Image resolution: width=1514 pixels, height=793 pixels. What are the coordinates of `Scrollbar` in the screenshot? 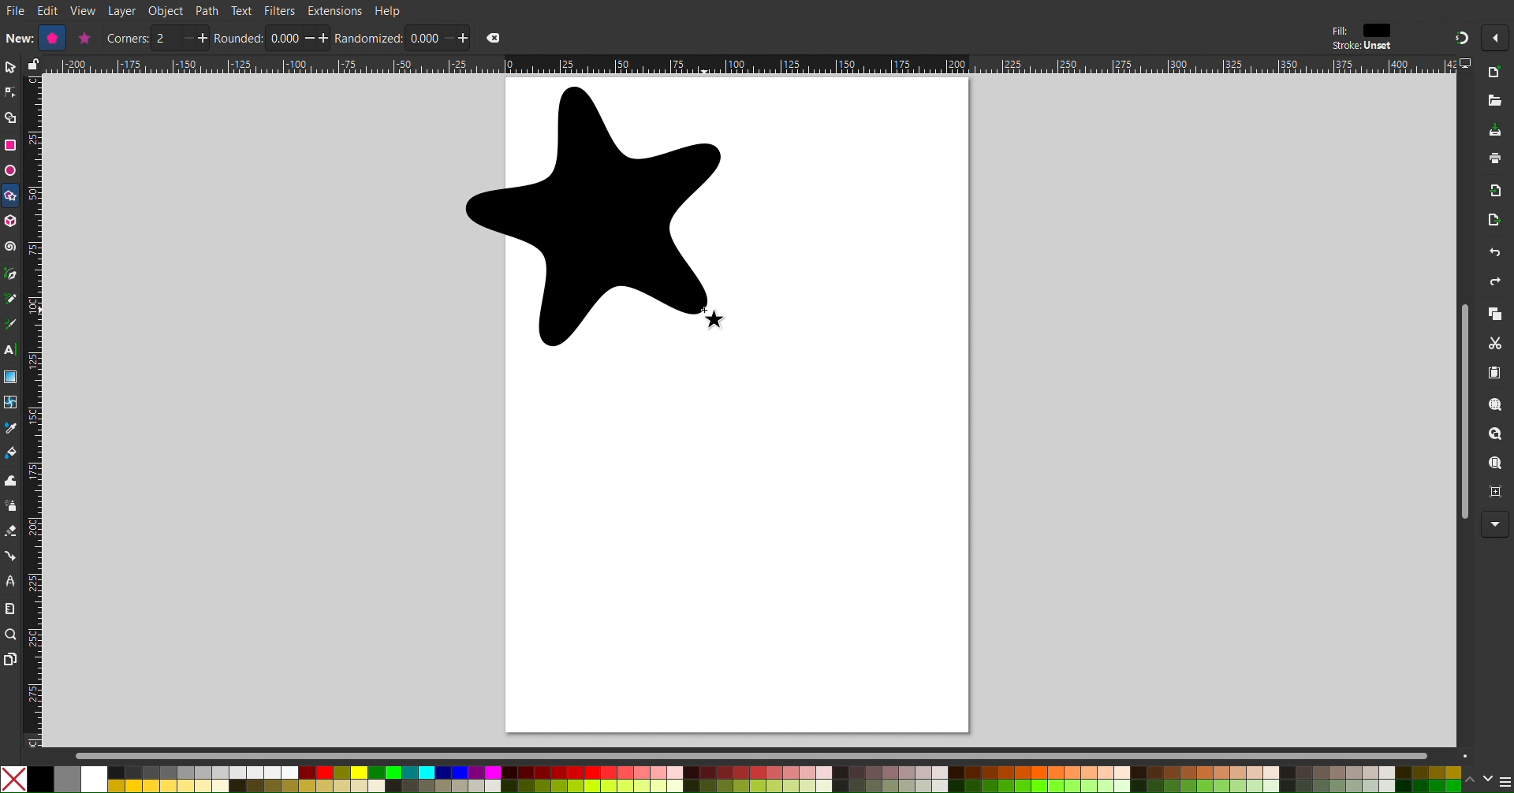 It's located at (774, 755).